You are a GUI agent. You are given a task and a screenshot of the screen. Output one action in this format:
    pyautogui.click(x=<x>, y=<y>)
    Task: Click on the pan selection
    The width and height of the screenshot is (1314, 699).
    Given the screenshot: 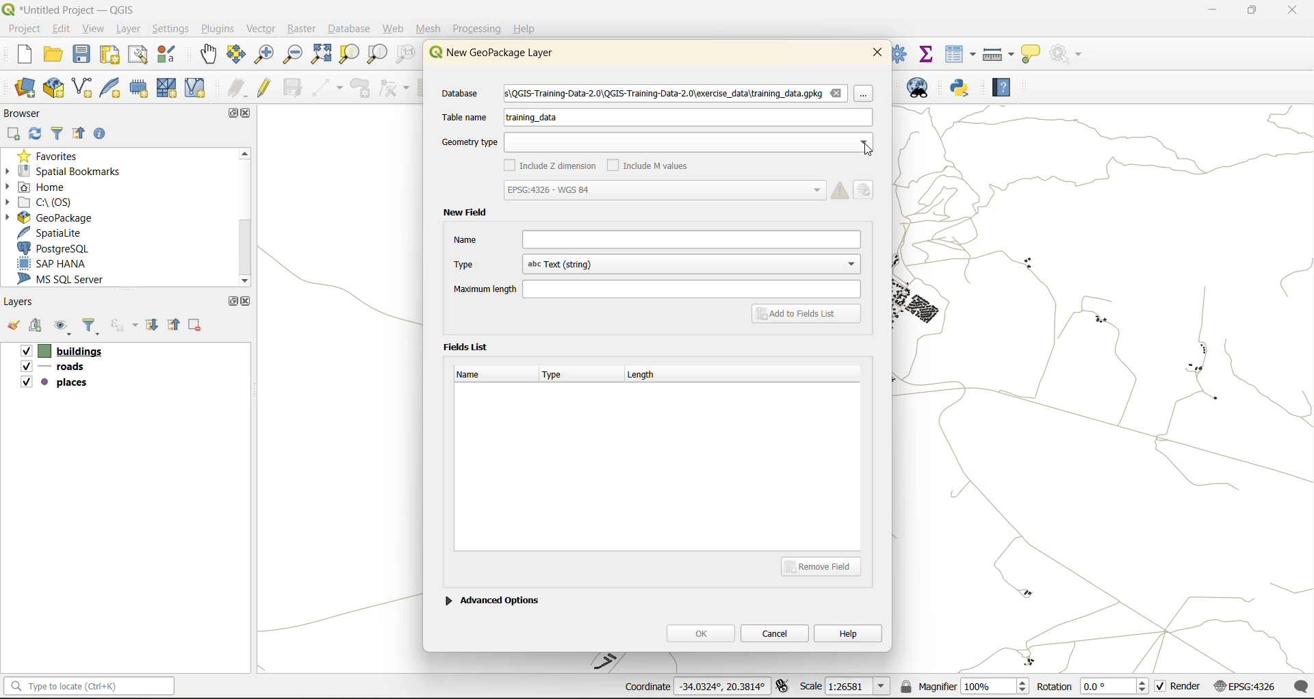 What is the action you would take?
    pyautogui.click(x=237, y=55)
    